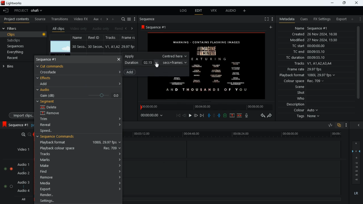 The image size is (363, 204). What do you see at coordinates (96, 37) in the screenshot?
I see `real id` at bounding box center [96, 37].